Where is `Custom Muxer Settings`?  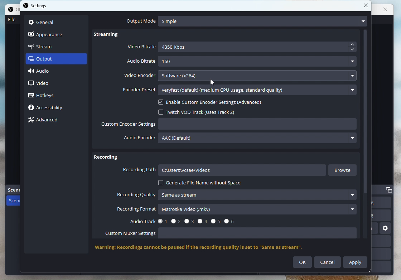
Custom Muxer Settings is located at coordinates (235, 234).